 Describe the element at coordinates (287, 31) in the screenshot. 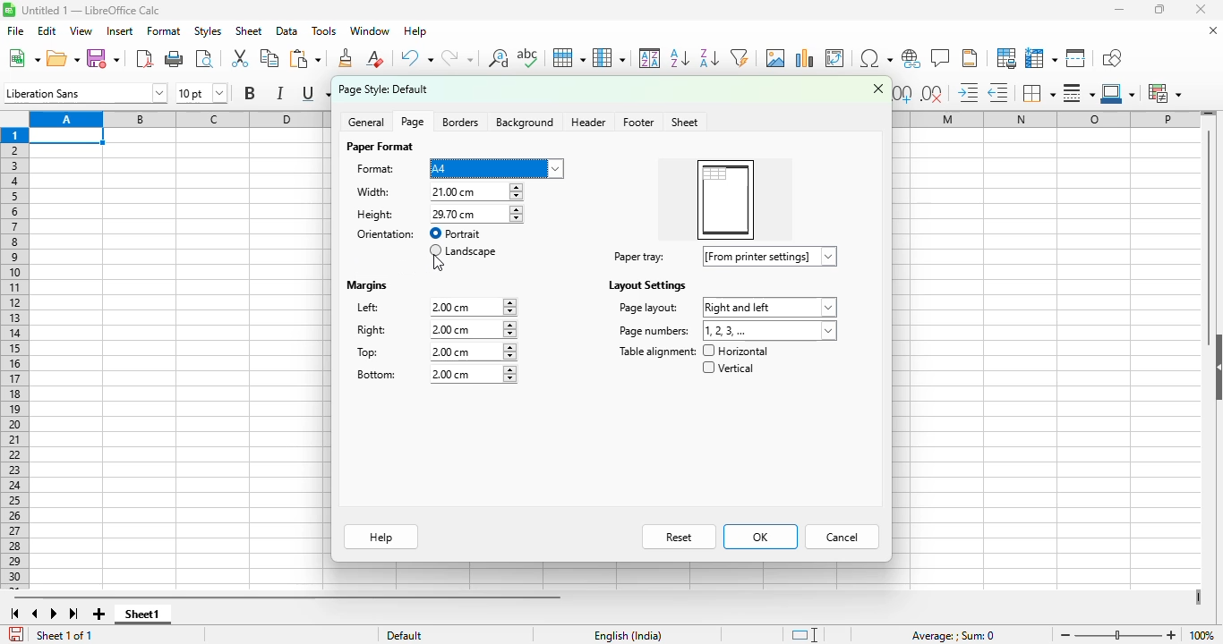

I see `data` at that location.